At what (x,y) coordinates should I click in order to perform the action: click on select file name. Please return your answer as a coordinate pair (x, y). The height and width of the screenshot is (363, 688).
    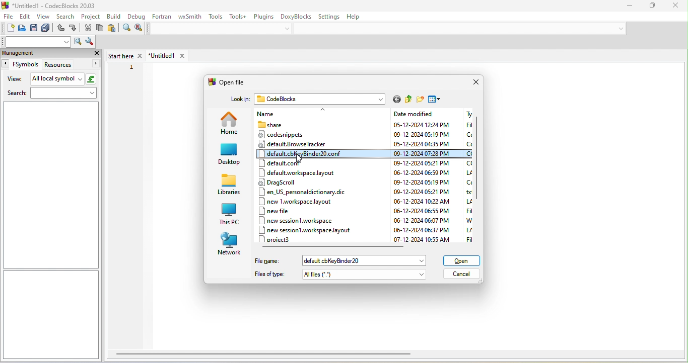
    Looking at the image, I should click on (332, 259).